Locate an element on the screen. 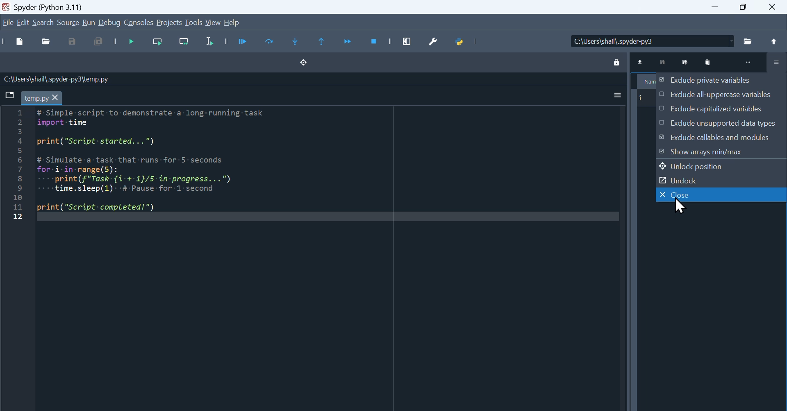 The height and width of the screenshot is (411, 787). Exclude capitalized variables is located at coordinates (721, 107).